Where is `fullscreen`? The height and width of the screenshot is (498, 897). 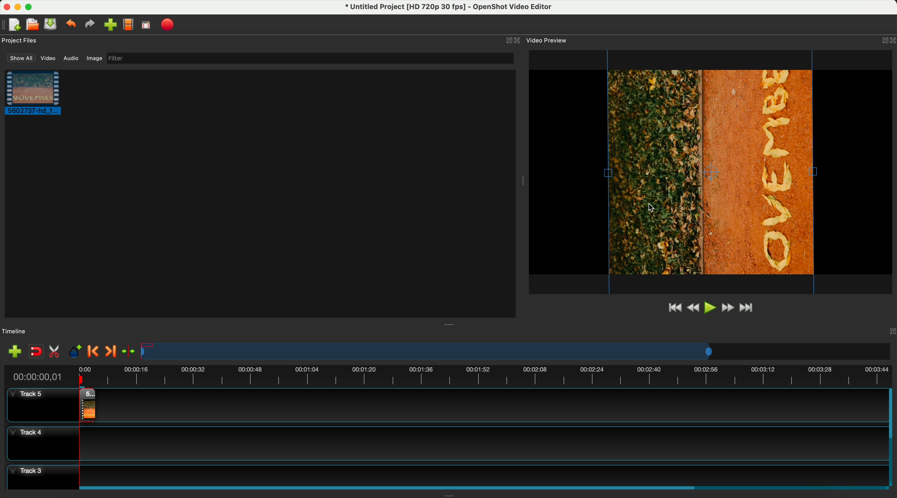
fullscreen is located at coordinates (145, 25).